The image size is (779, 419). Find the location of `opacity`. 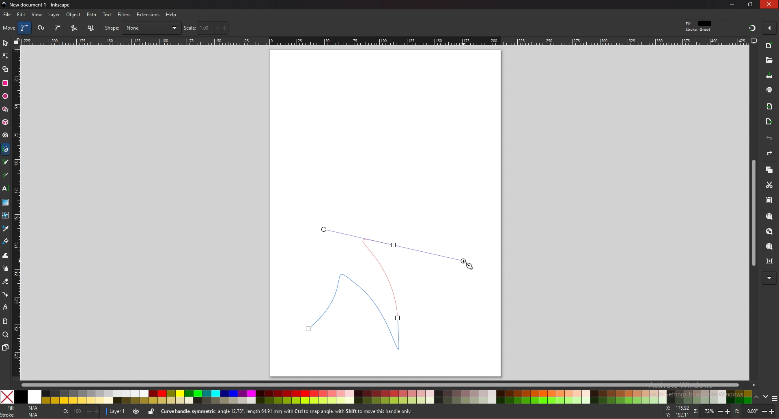

opacity is located at coordinates (82, 412).